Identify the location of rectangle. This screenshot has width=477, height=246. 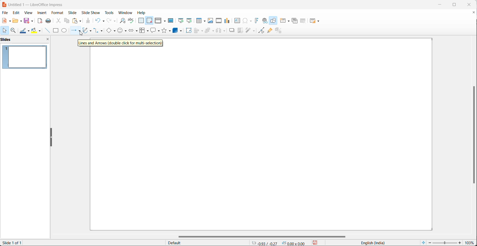
(55, 31).